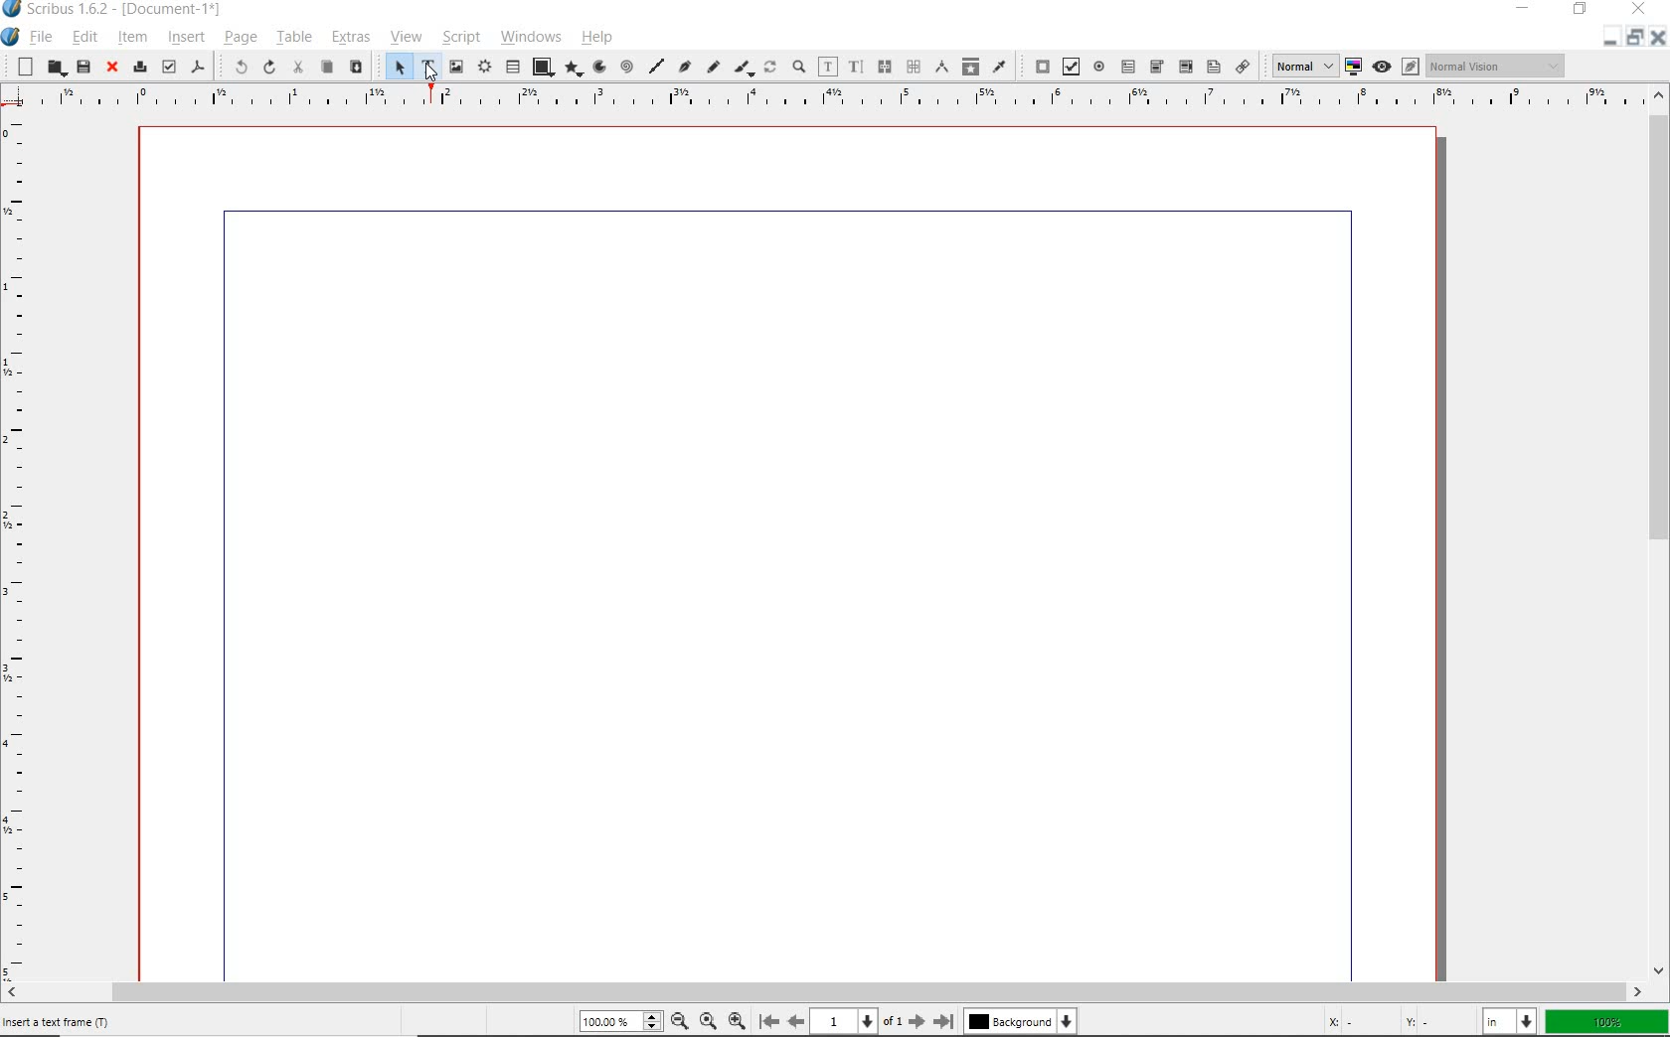 This screenshot has width=1670, height=1037. What do you see at coordinates (1020, 1023) in the screenshot?
I see `Background` at bounding box center [1020, 1023].